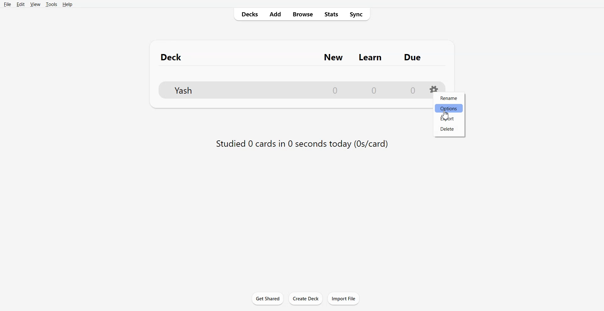  What do you see at coordinates (67, 4) in the screenshot?
I see `Help` at bounding box center [67, 4].